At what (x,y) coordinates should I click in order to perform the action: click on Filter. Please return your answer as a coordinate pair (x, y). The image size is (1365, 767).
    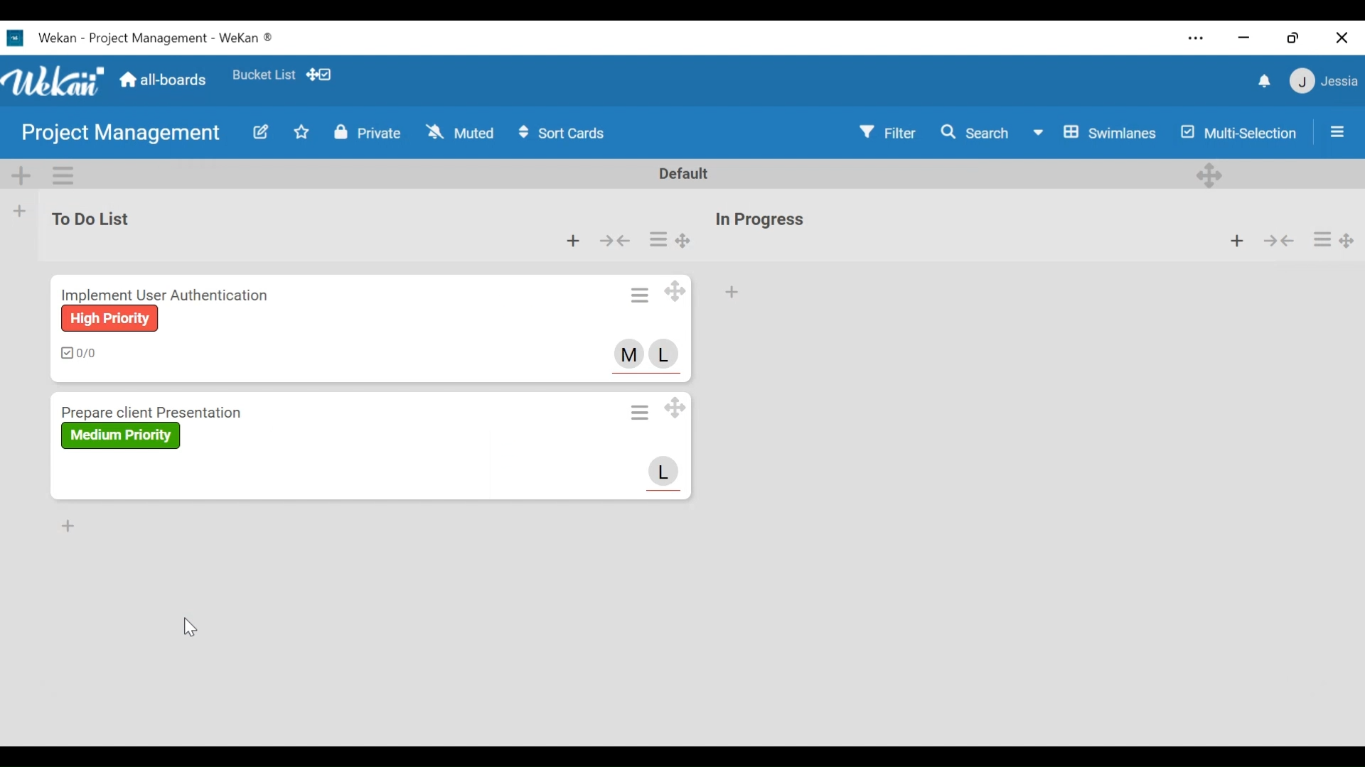
    Looking at the image, I should click on (886, 133).